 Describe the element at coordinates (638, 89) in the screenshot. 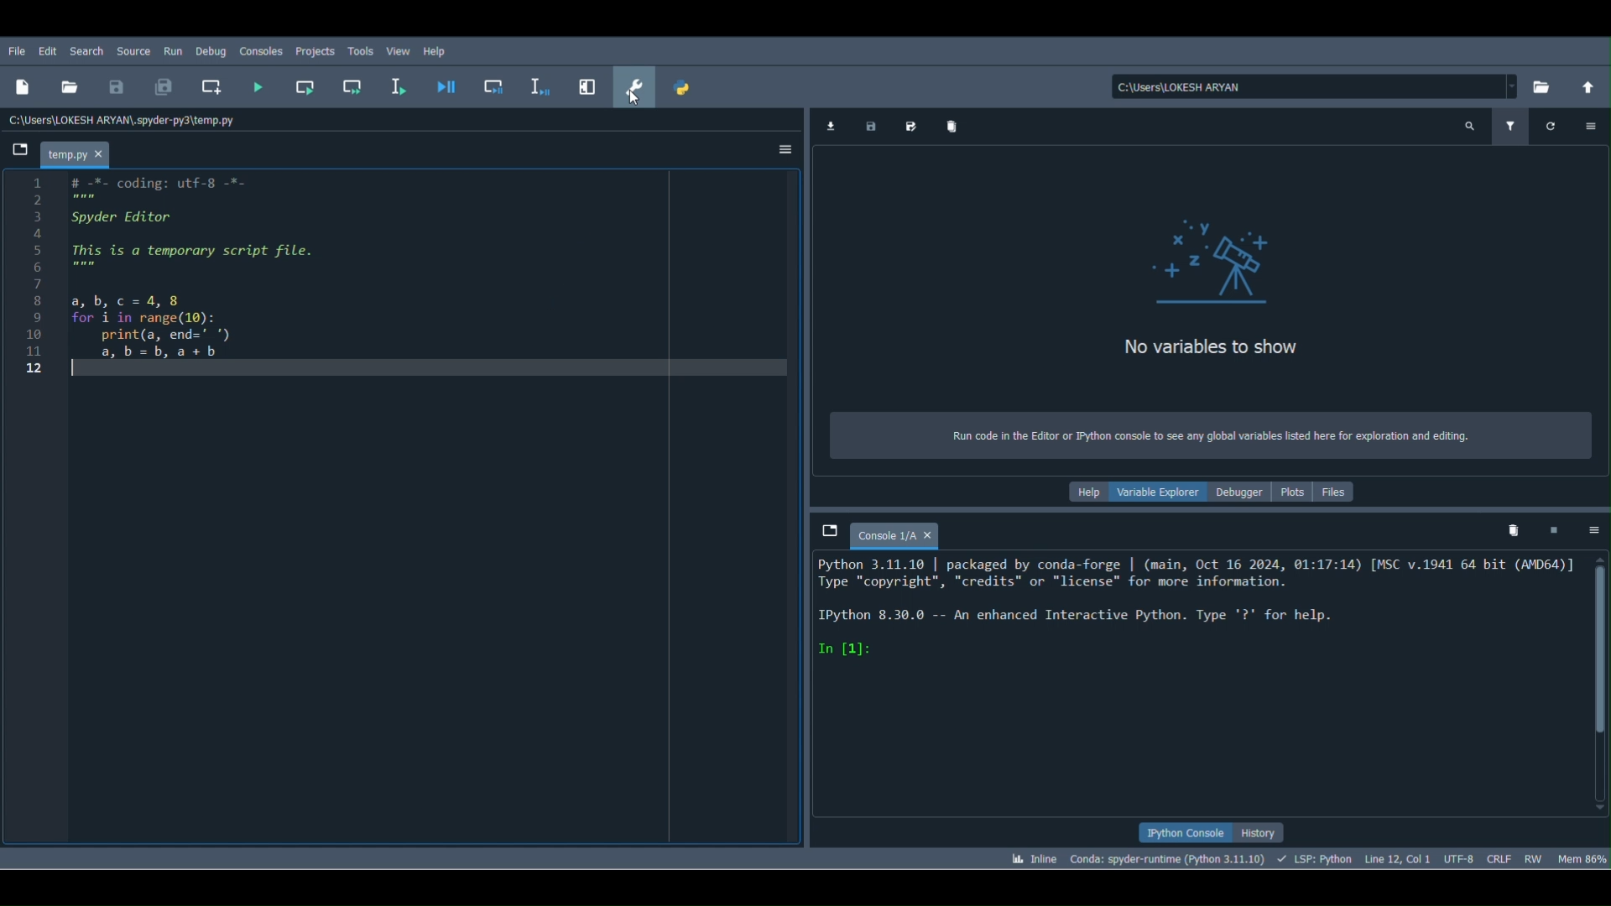

I see `Preferences` at that location.